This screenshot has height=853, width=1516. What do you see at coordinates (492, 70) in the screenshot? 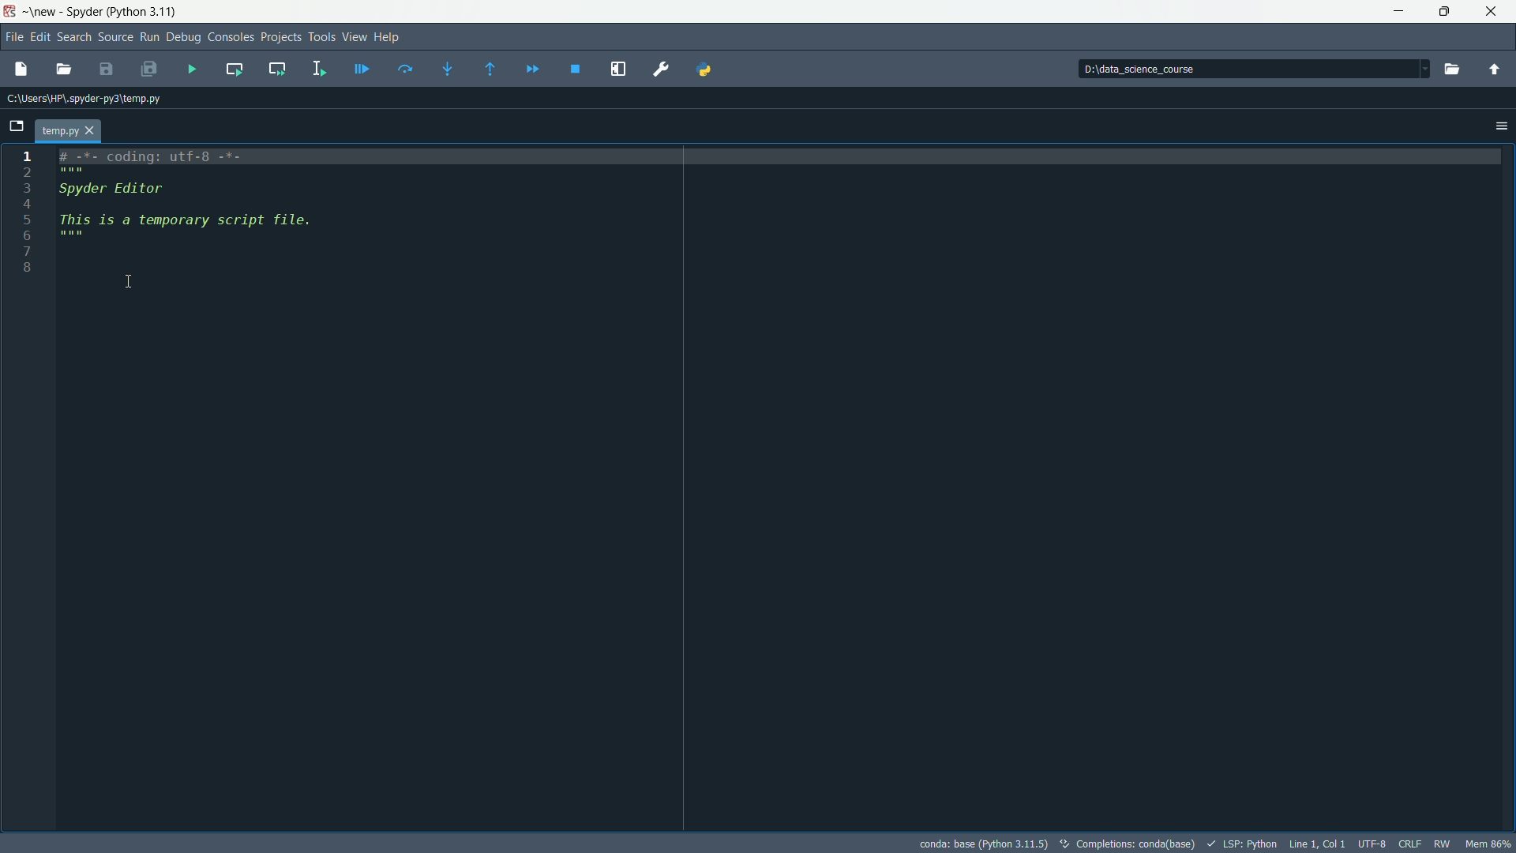
I see `execute until method or funtion return` at bounding box center [492, 70].